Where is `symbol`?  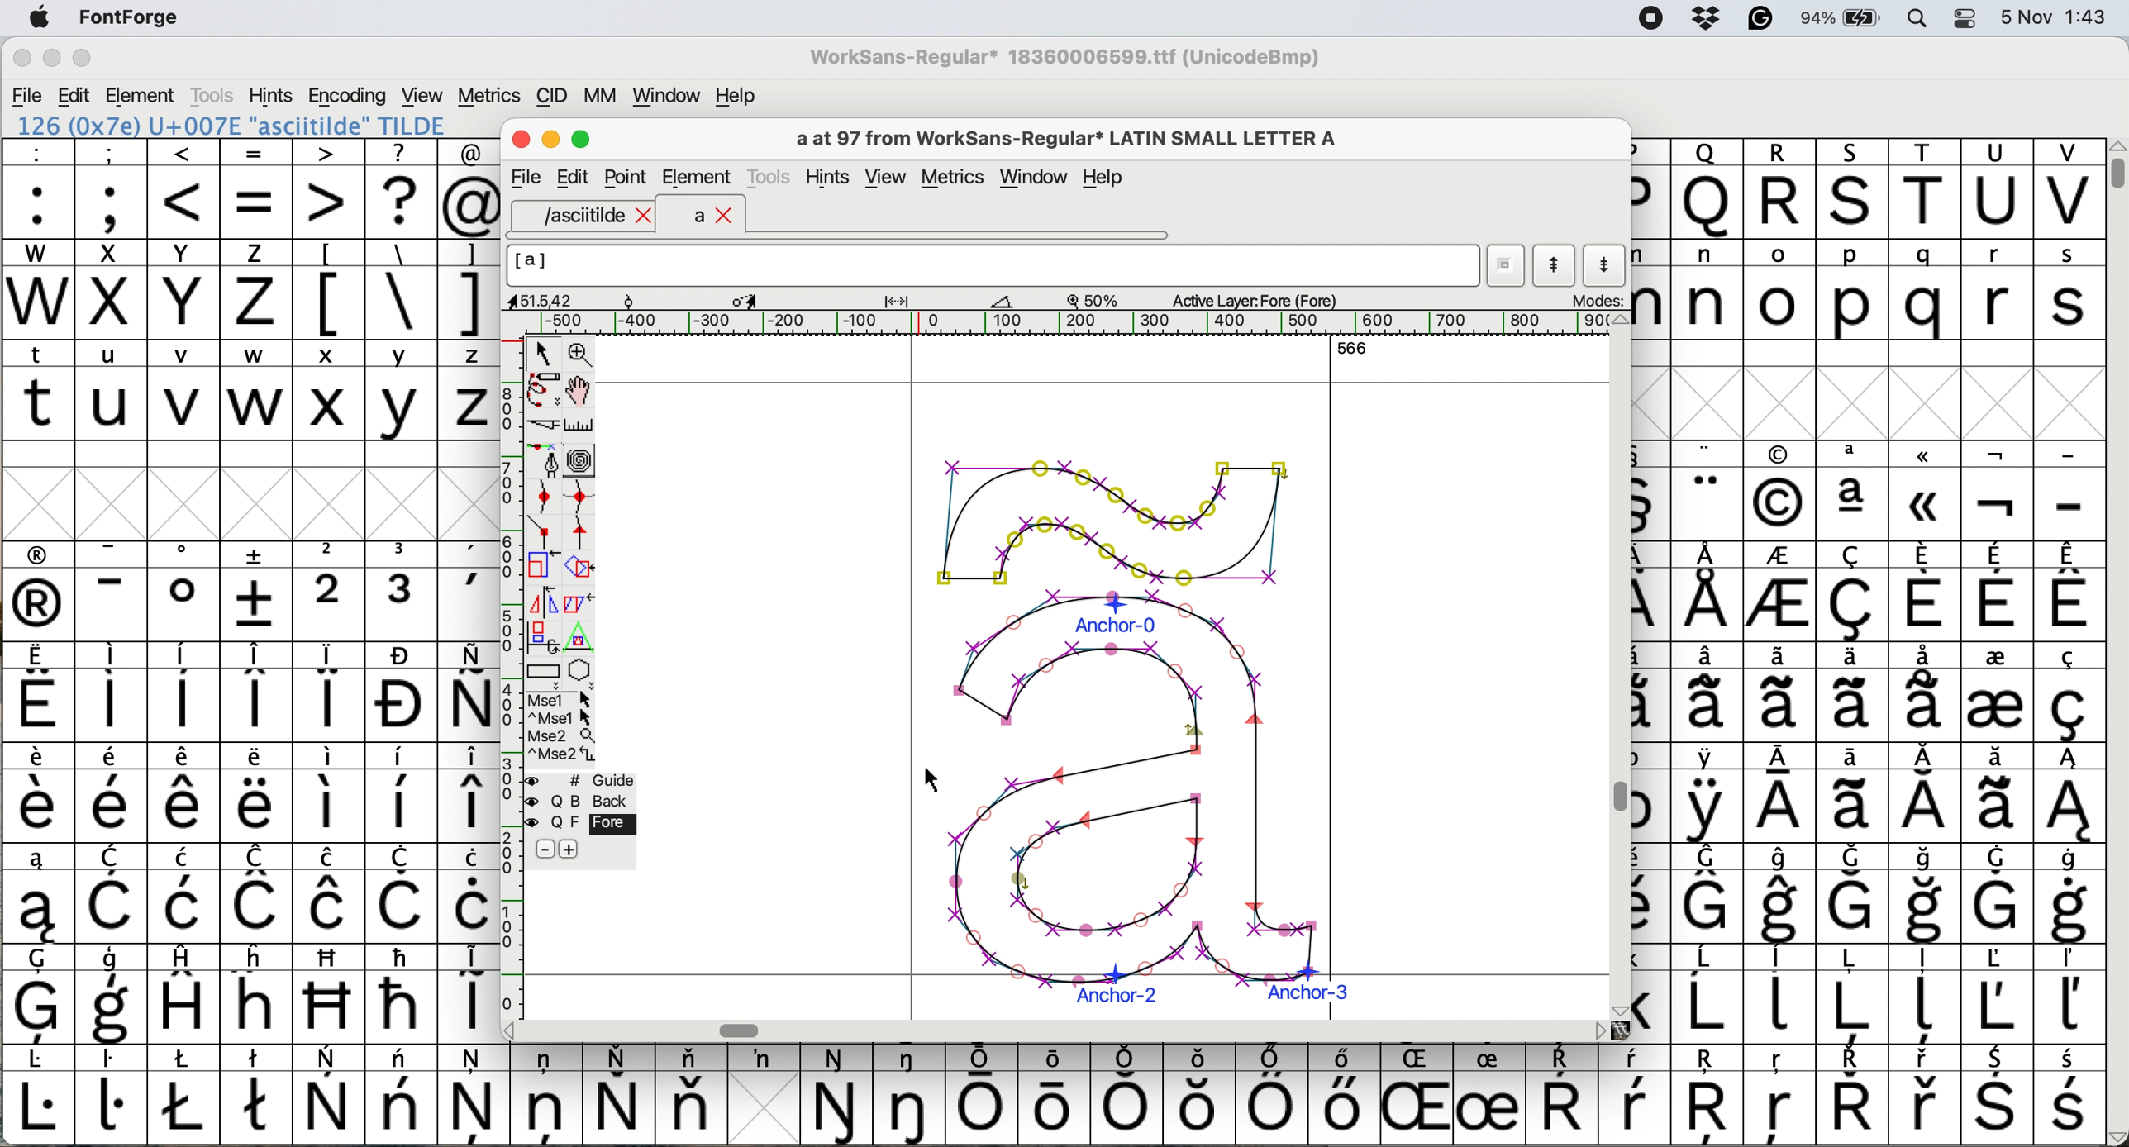
symbol is located at coordinates (469, 991).